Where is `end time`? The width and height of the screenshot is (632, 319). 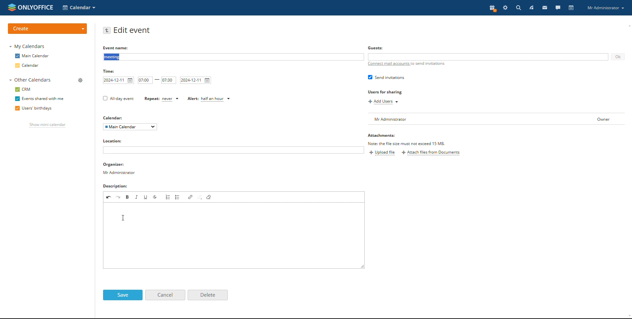
end time is located at coordinates (169, 80).